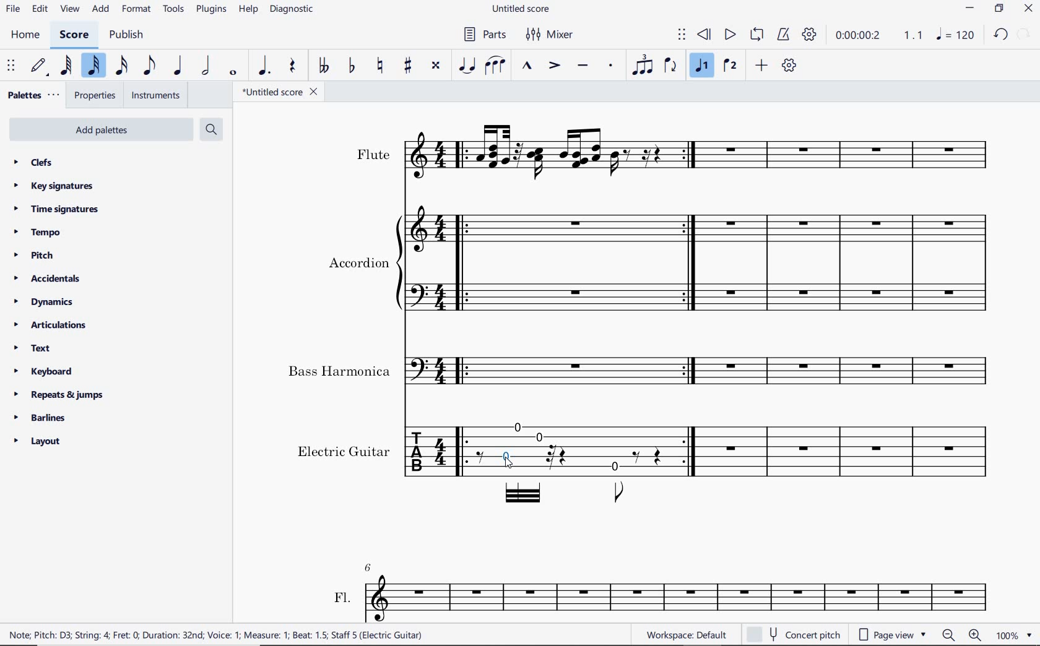  What do you see at coordinates (92, 65) in the screenshot?
I see `32nd note` at bounding box center [92, 65].